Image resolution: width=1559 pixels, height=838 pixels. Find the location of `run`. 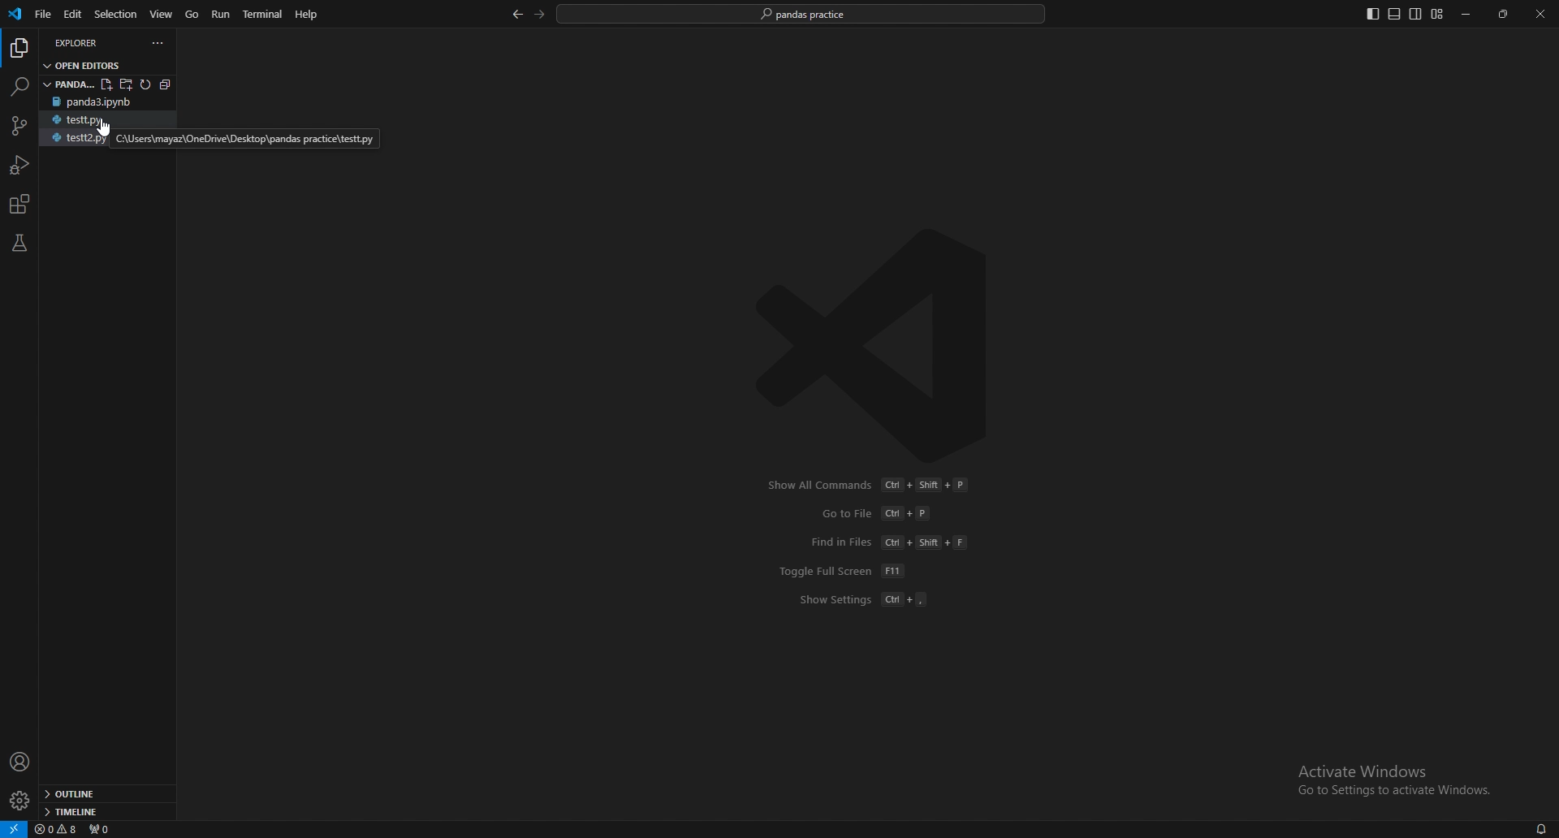

run is located at coordinates (222, 15).